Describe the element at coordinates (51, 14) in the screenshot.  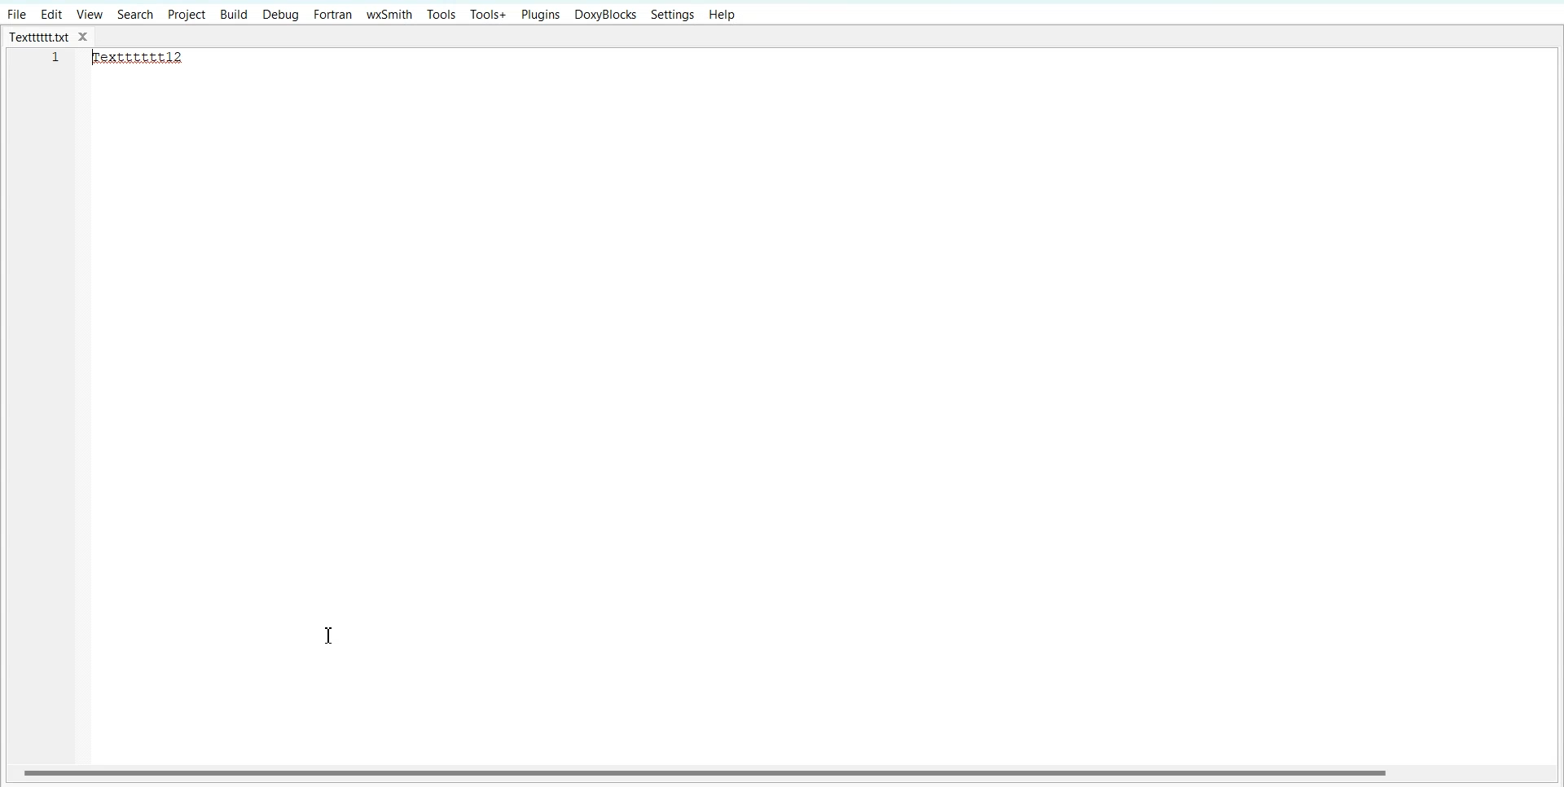
I see `Edit` at that location.